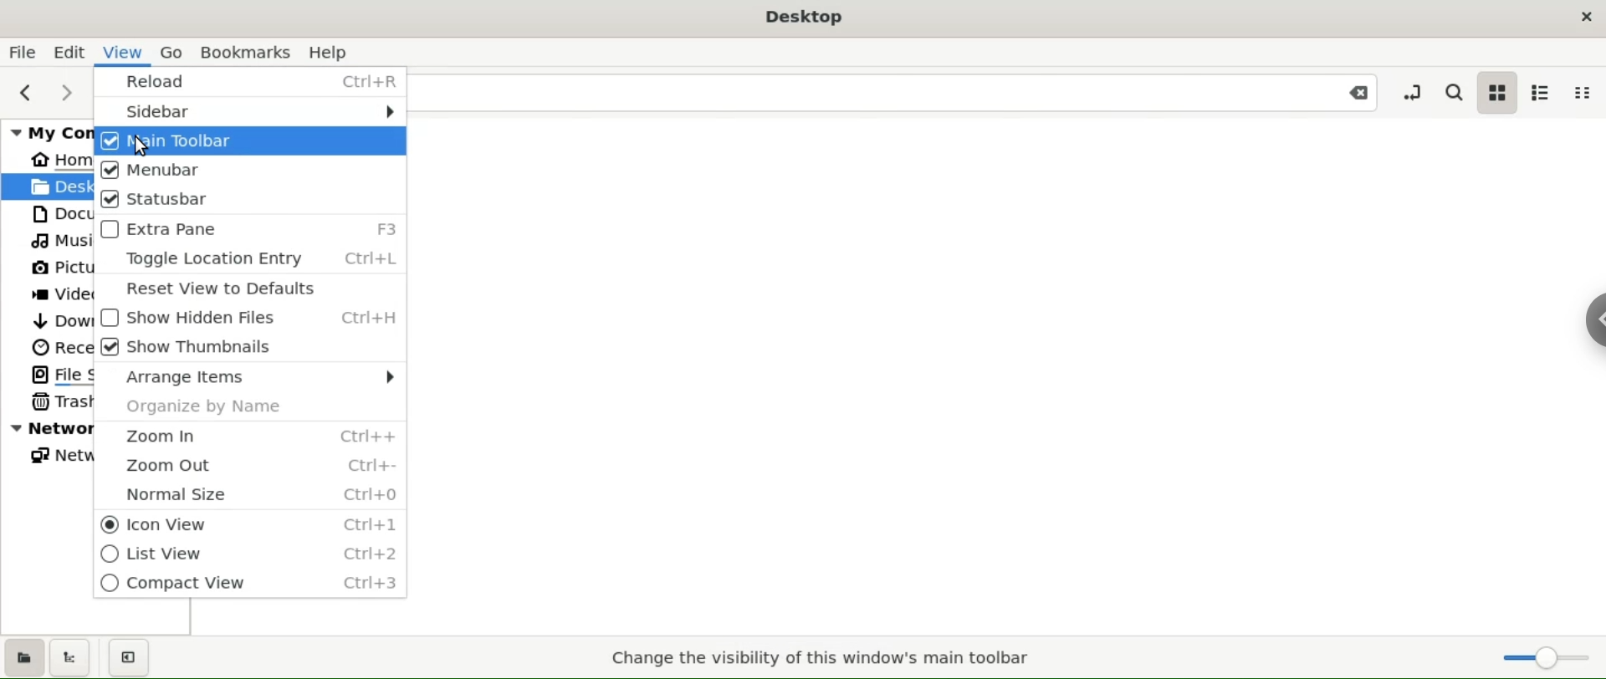  Describe the element at coordinates (26, 656) in the screenshot. I see `show places` at that location.